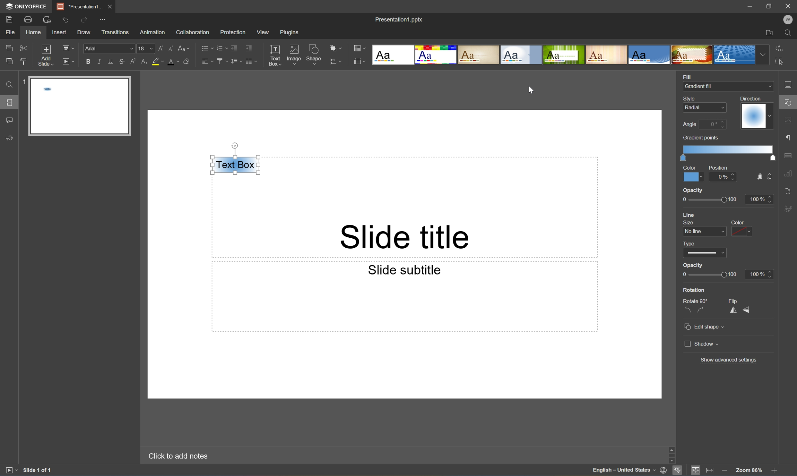  What do you see at coordinates (780, 61) in the screenshot?
I see `Select All` at bounding box center [780, 61].